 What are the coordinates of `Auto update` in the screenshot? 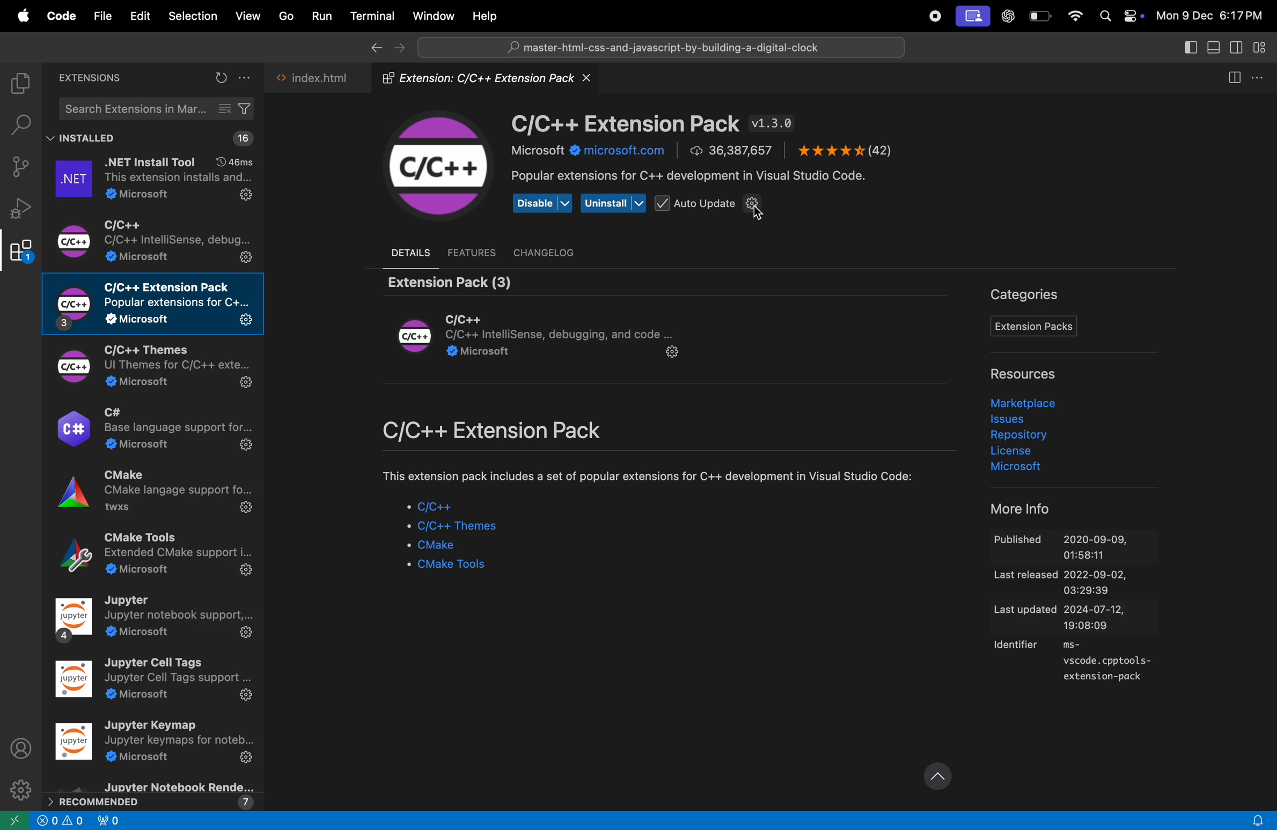 It's located at (714, 204).